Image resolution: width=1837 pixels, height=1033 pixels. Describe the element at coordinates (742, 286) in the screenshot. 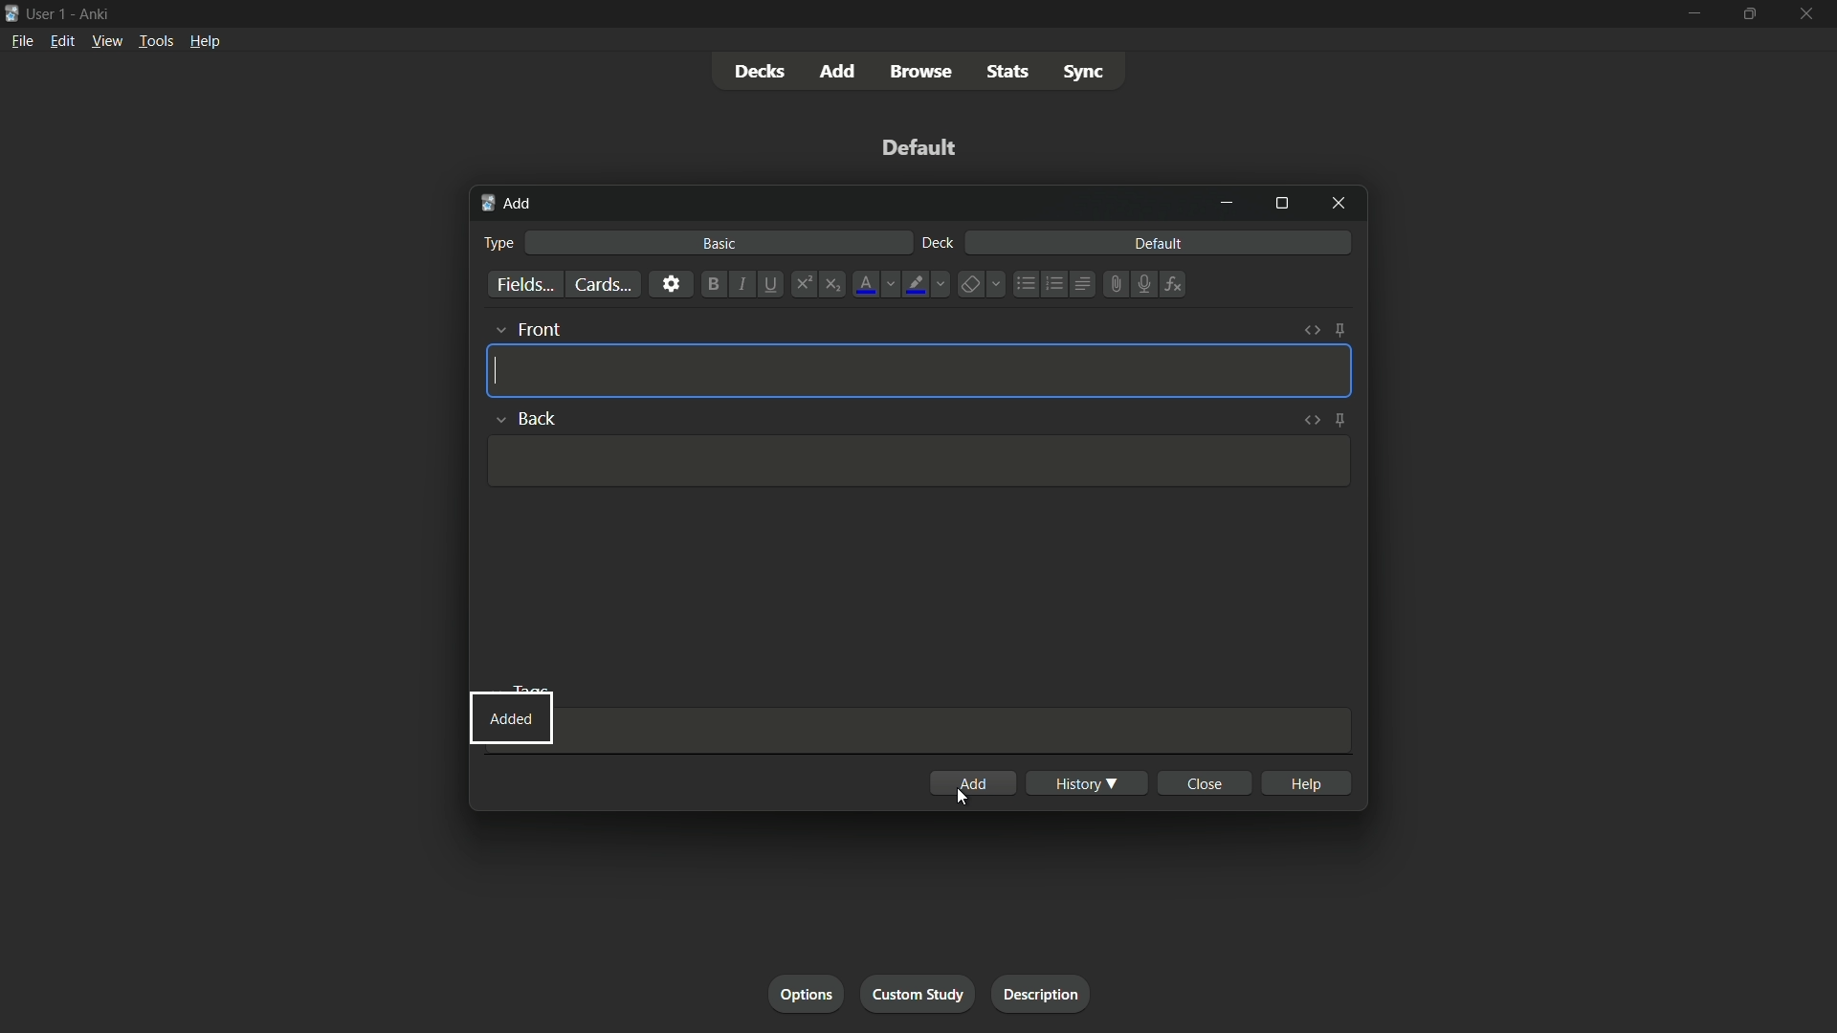

I see `italic` at that location.